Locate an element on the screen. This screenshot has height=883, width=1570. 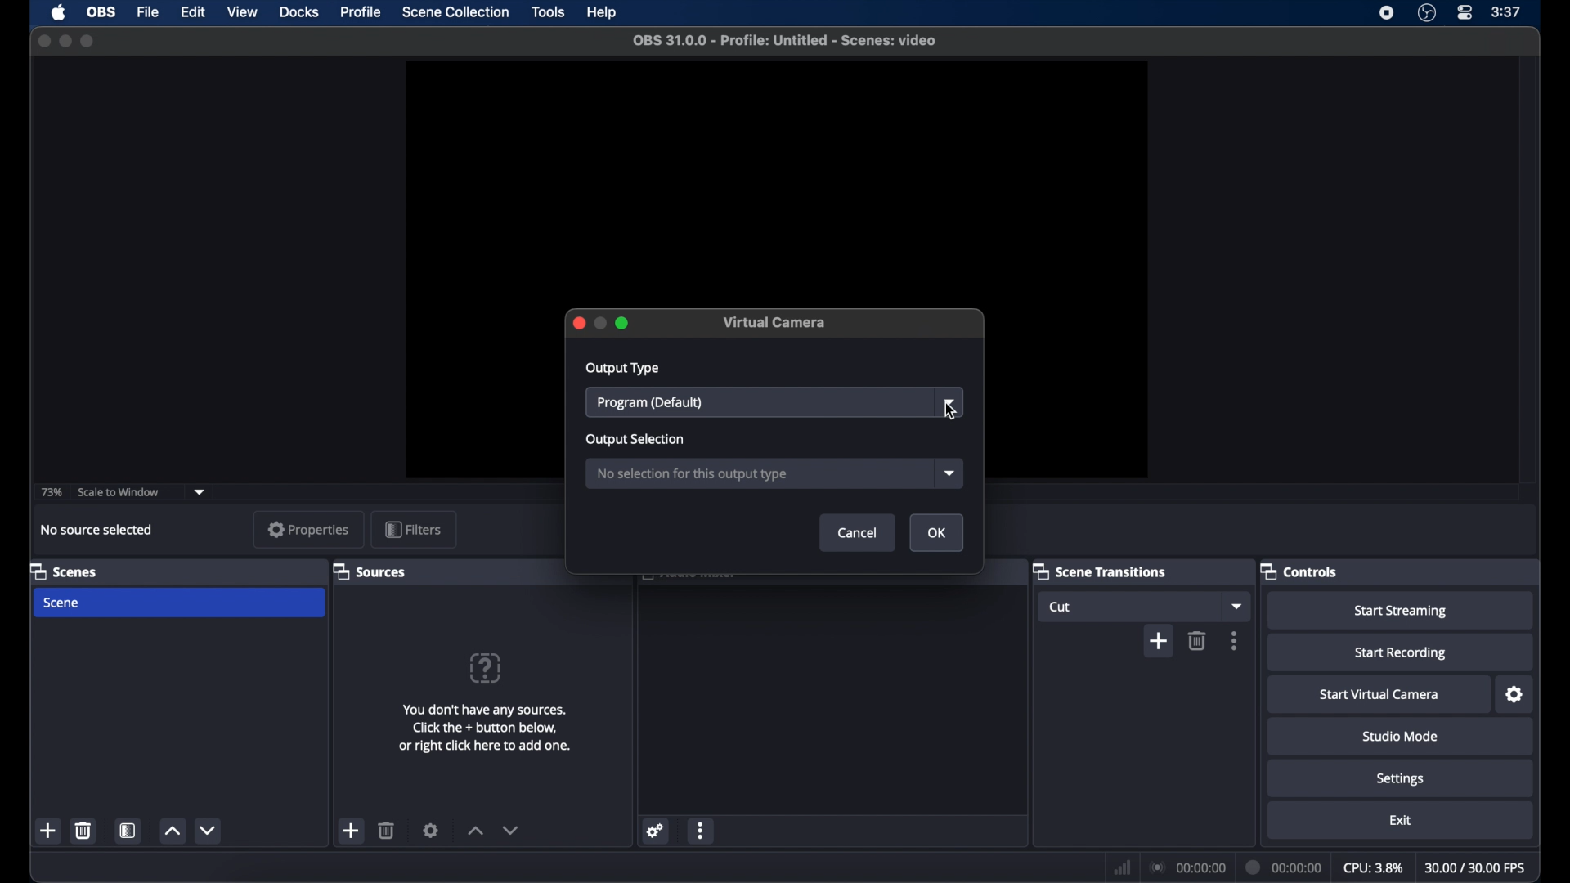
scene transitions is located at coordinates (1101, 571).